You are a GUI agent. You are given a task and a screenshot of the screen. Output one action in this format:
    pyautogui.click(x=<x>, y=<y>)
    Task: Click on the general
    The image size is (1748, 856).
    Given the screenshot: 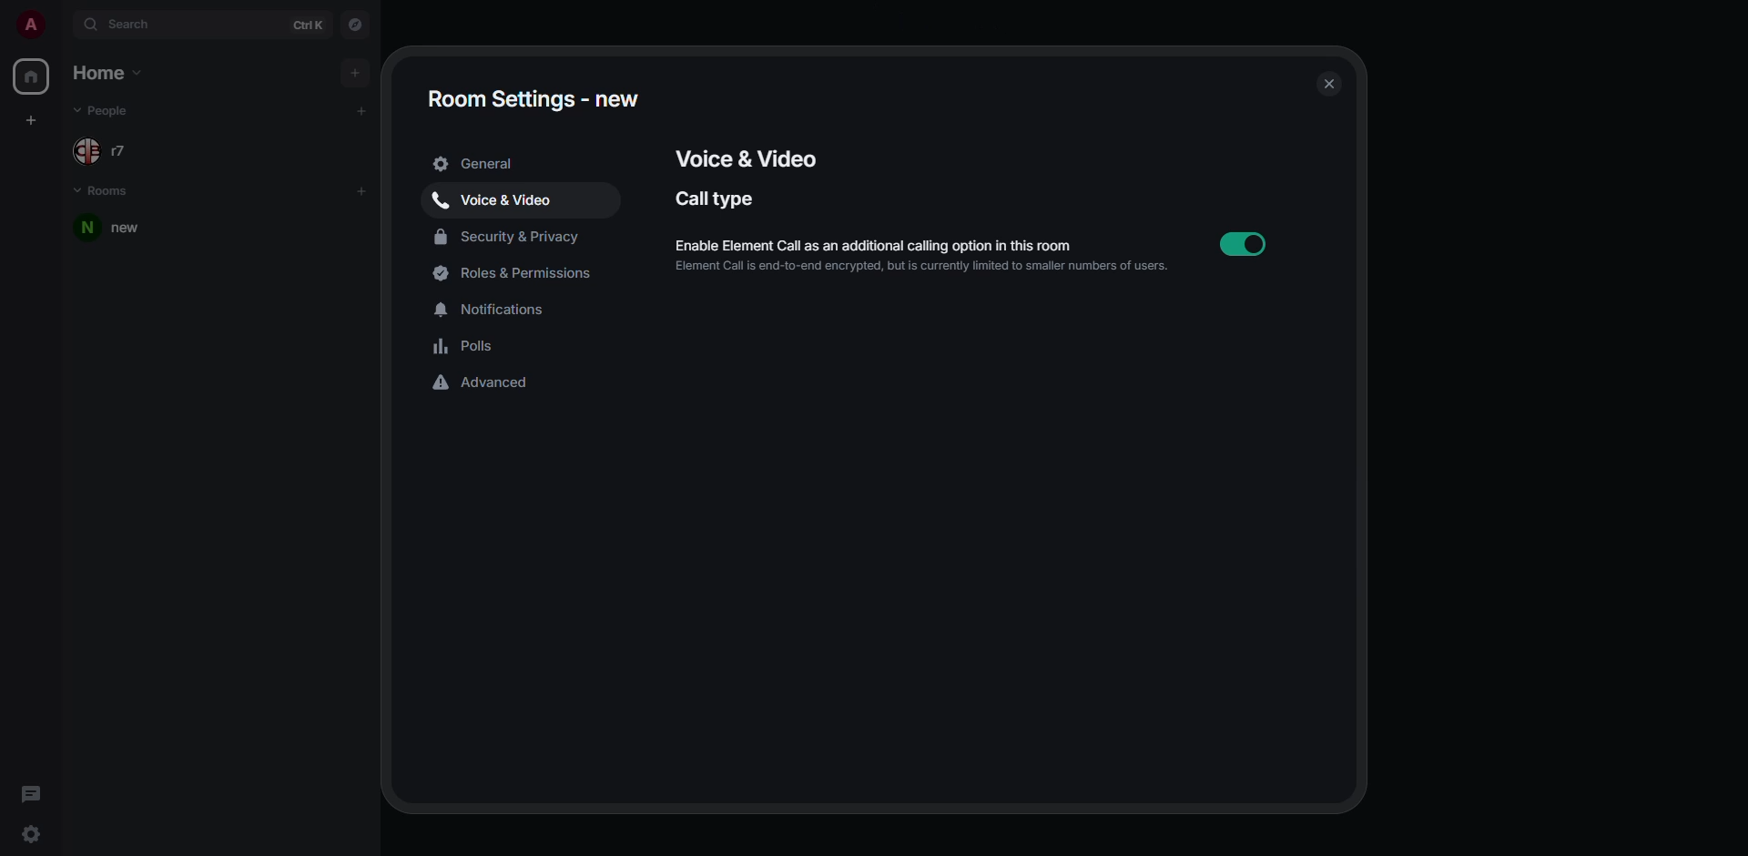 What is the action you would take?
    pyautogui.click(x=478, y=162)
    